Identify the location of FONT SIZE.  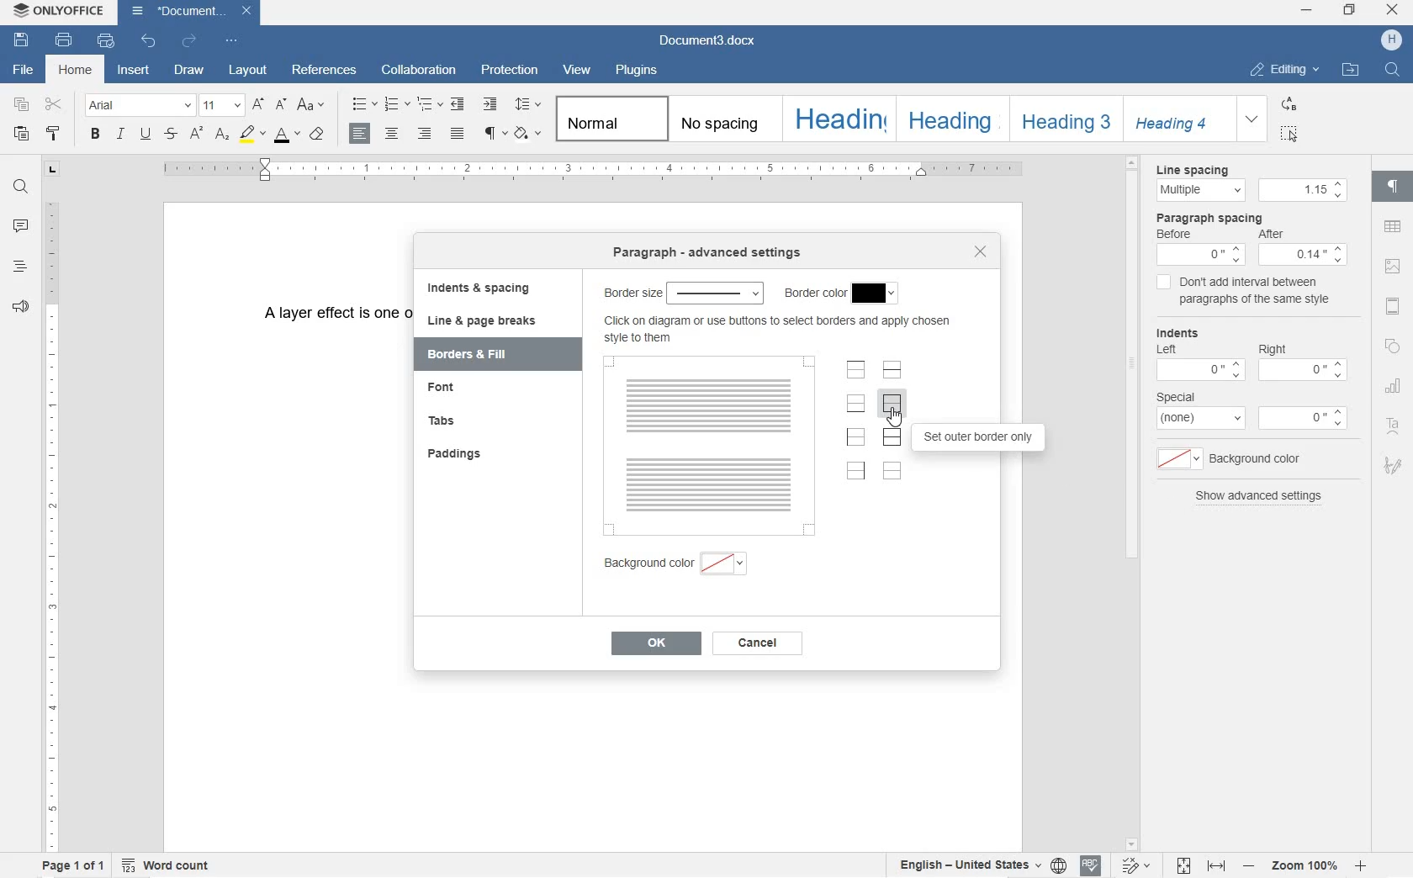
(220, 107).